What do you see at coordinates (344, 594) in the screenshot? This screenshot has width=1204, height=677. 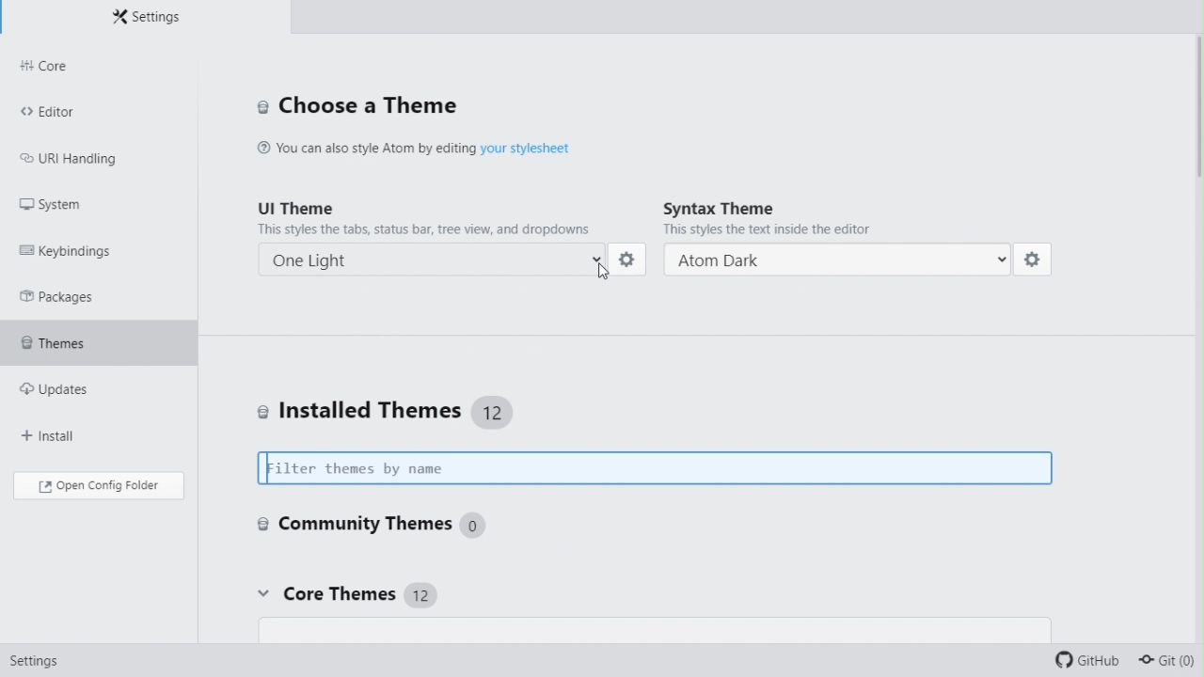 I see `Core themes` at bounding box center [344, 594].